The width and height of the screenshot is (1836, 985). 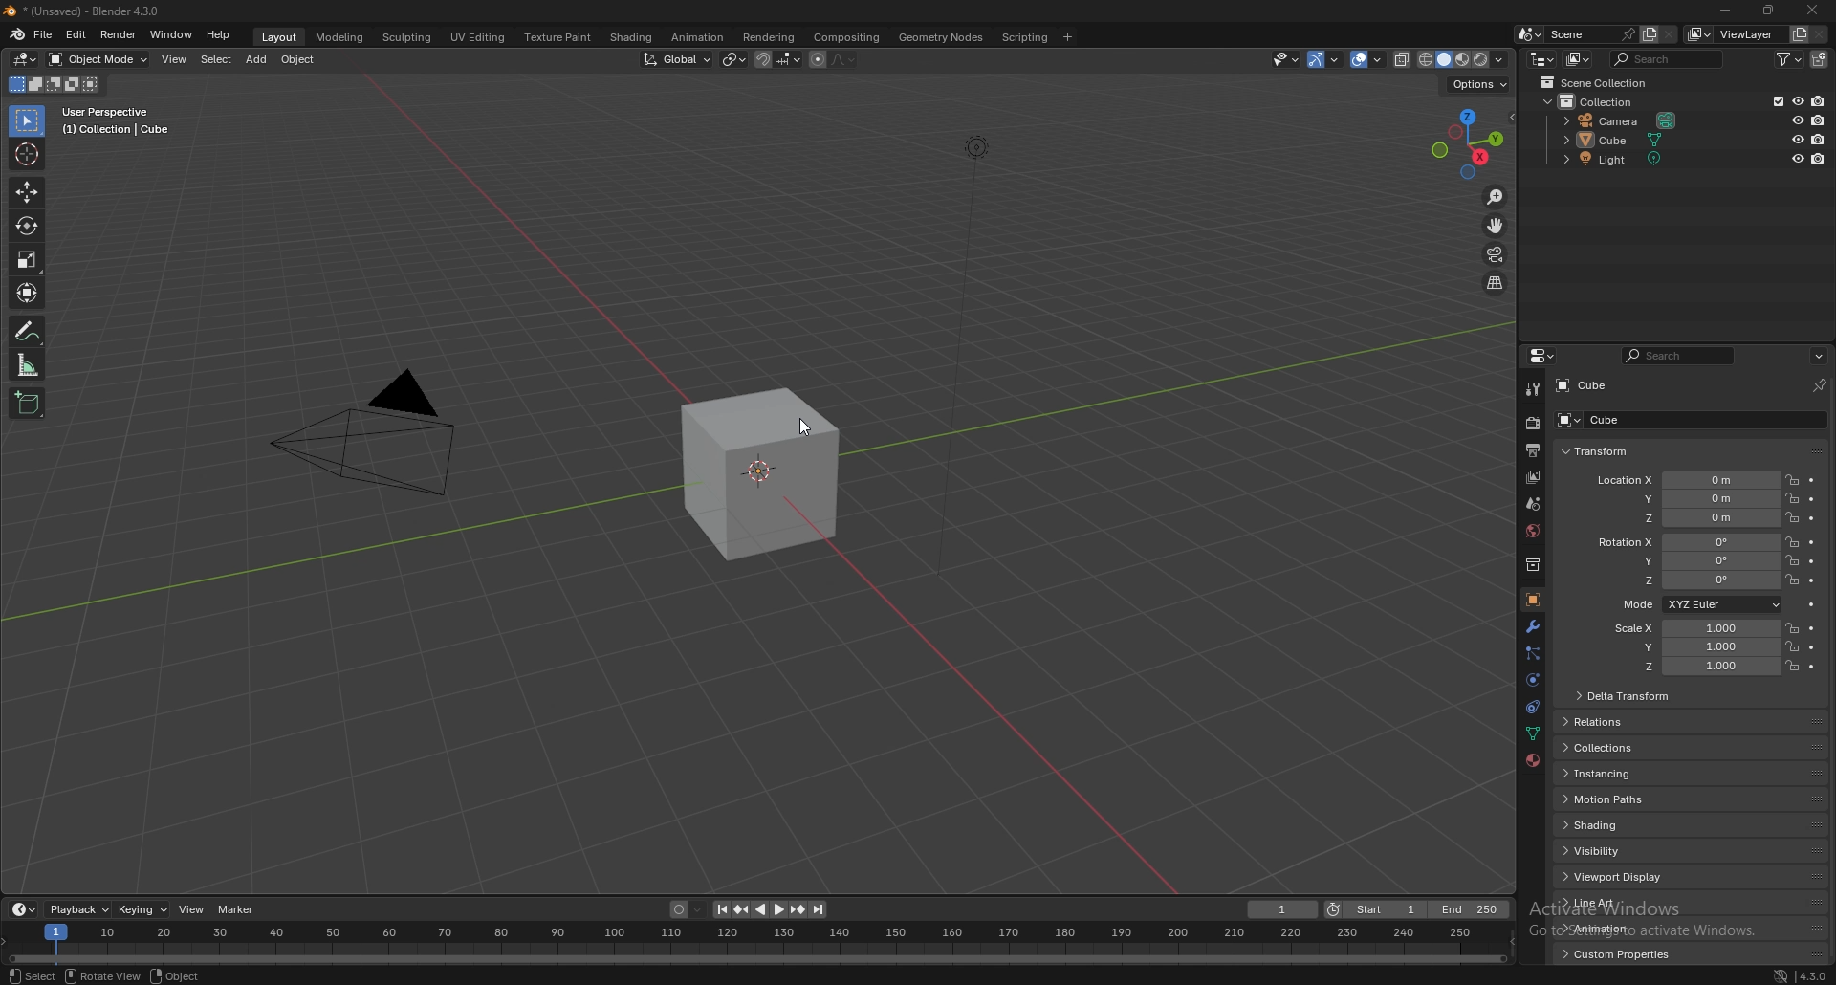 I want to click on mode, so click(x=1698, y=605).